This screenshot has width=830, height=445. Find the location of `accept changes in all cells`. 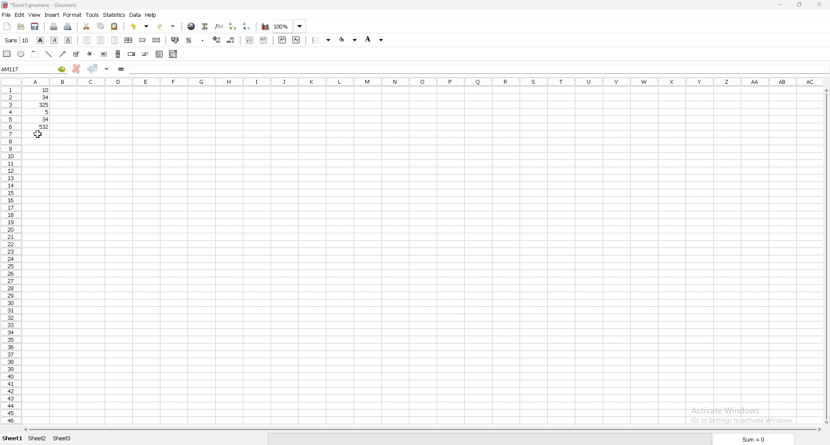

accept changes in all cells is located at coordinates (106, 68).